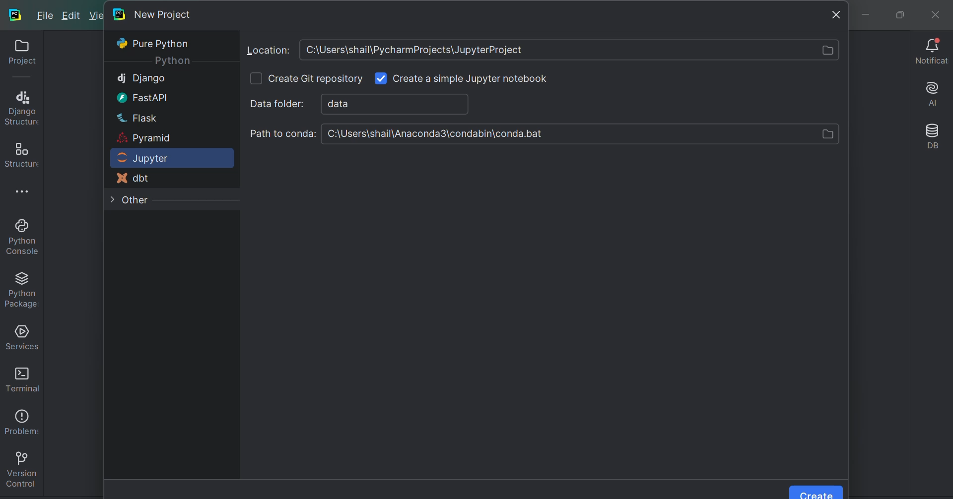  Describe the element at coordinates (817, 492) in the screenshot. I see `create` at that location.